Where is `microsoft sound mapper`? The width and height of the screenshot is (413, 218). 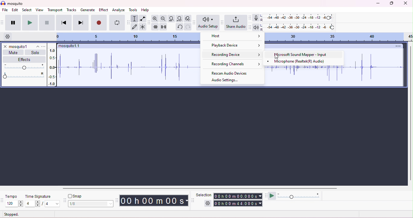 microsoft sound mapper is located at coordinates (302, 55).